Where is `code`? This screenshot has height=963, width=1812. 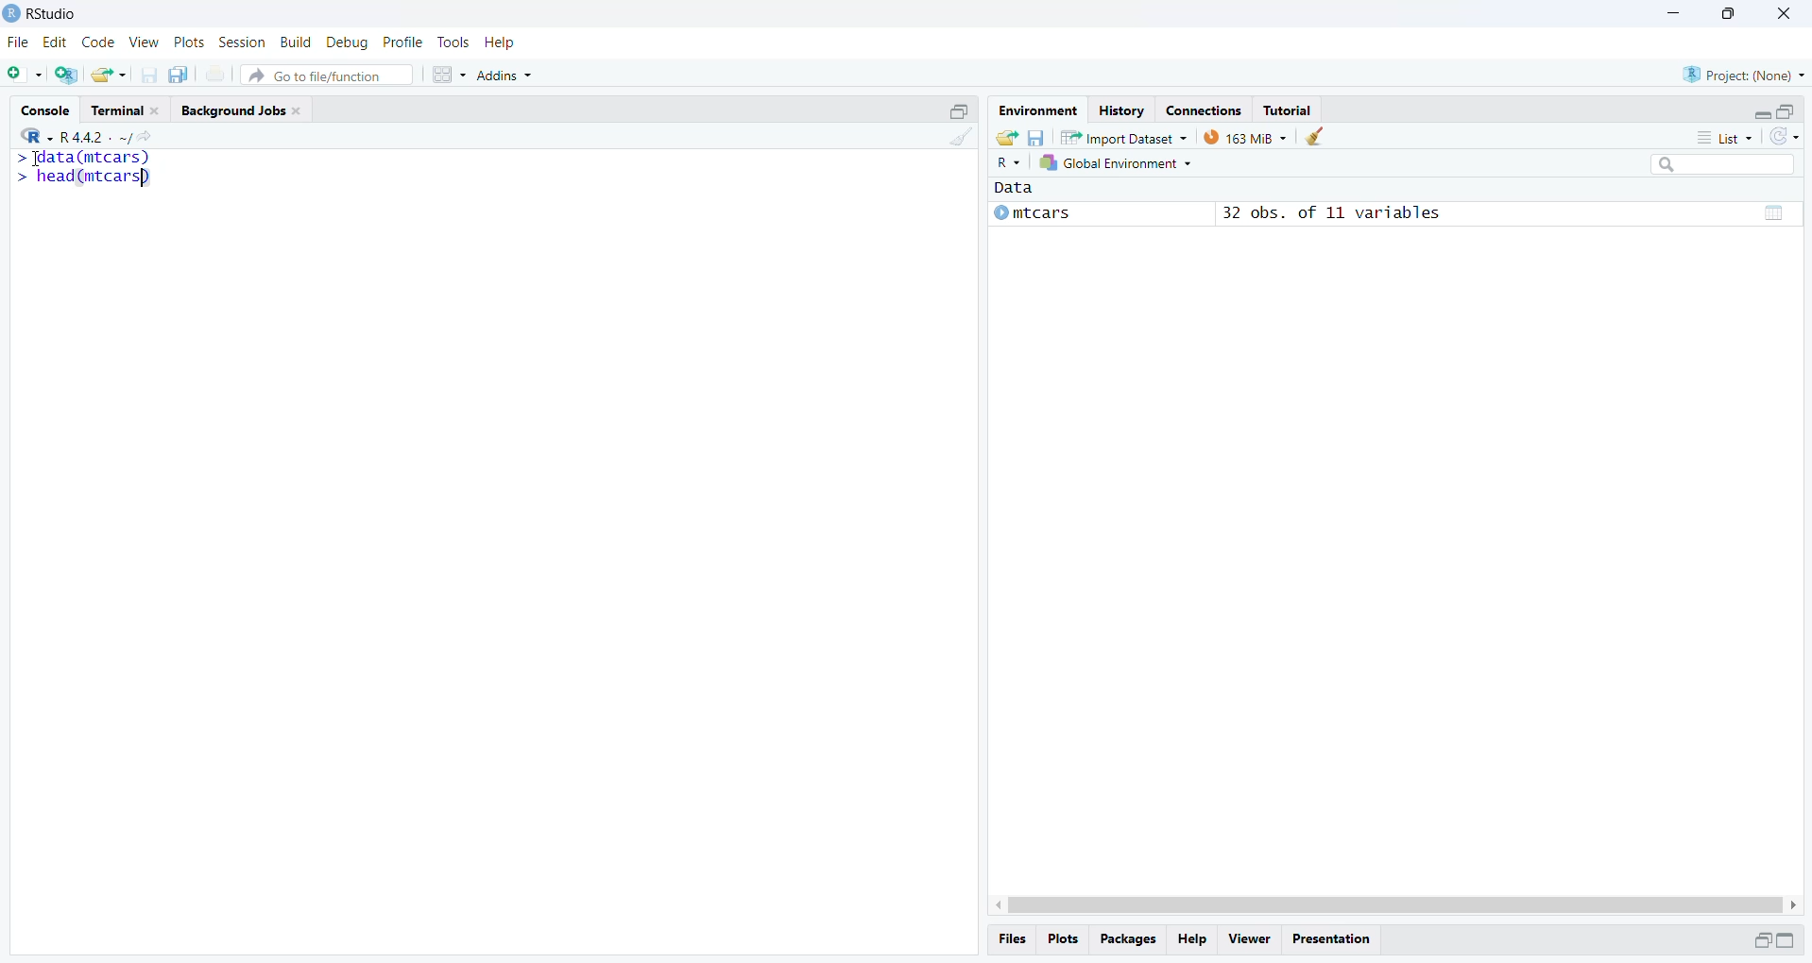
code is located at coordinates (99, 43).